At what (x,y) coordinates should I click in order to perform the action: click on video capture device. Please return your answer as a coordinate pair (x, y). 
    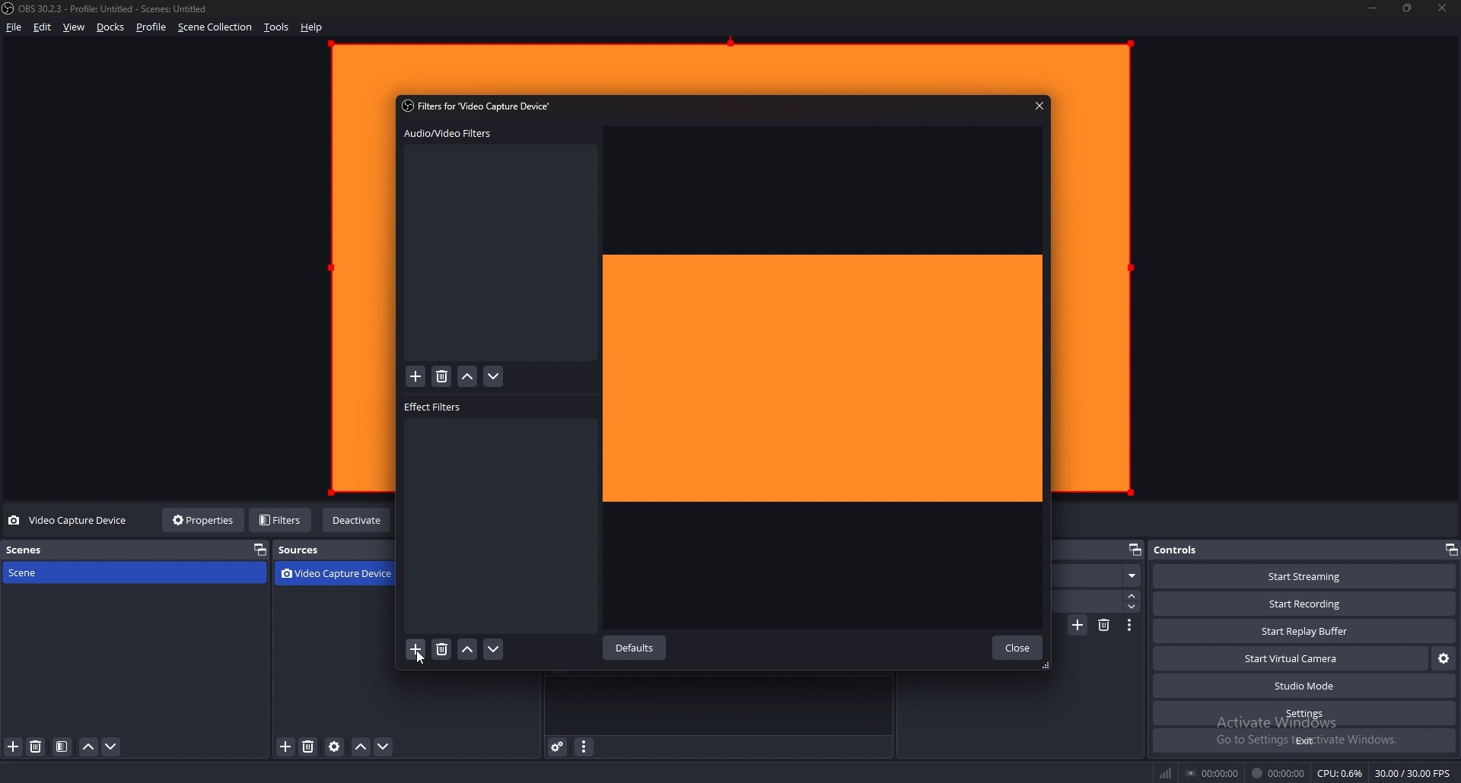
    Looking at the image, I should click on (70, 521).